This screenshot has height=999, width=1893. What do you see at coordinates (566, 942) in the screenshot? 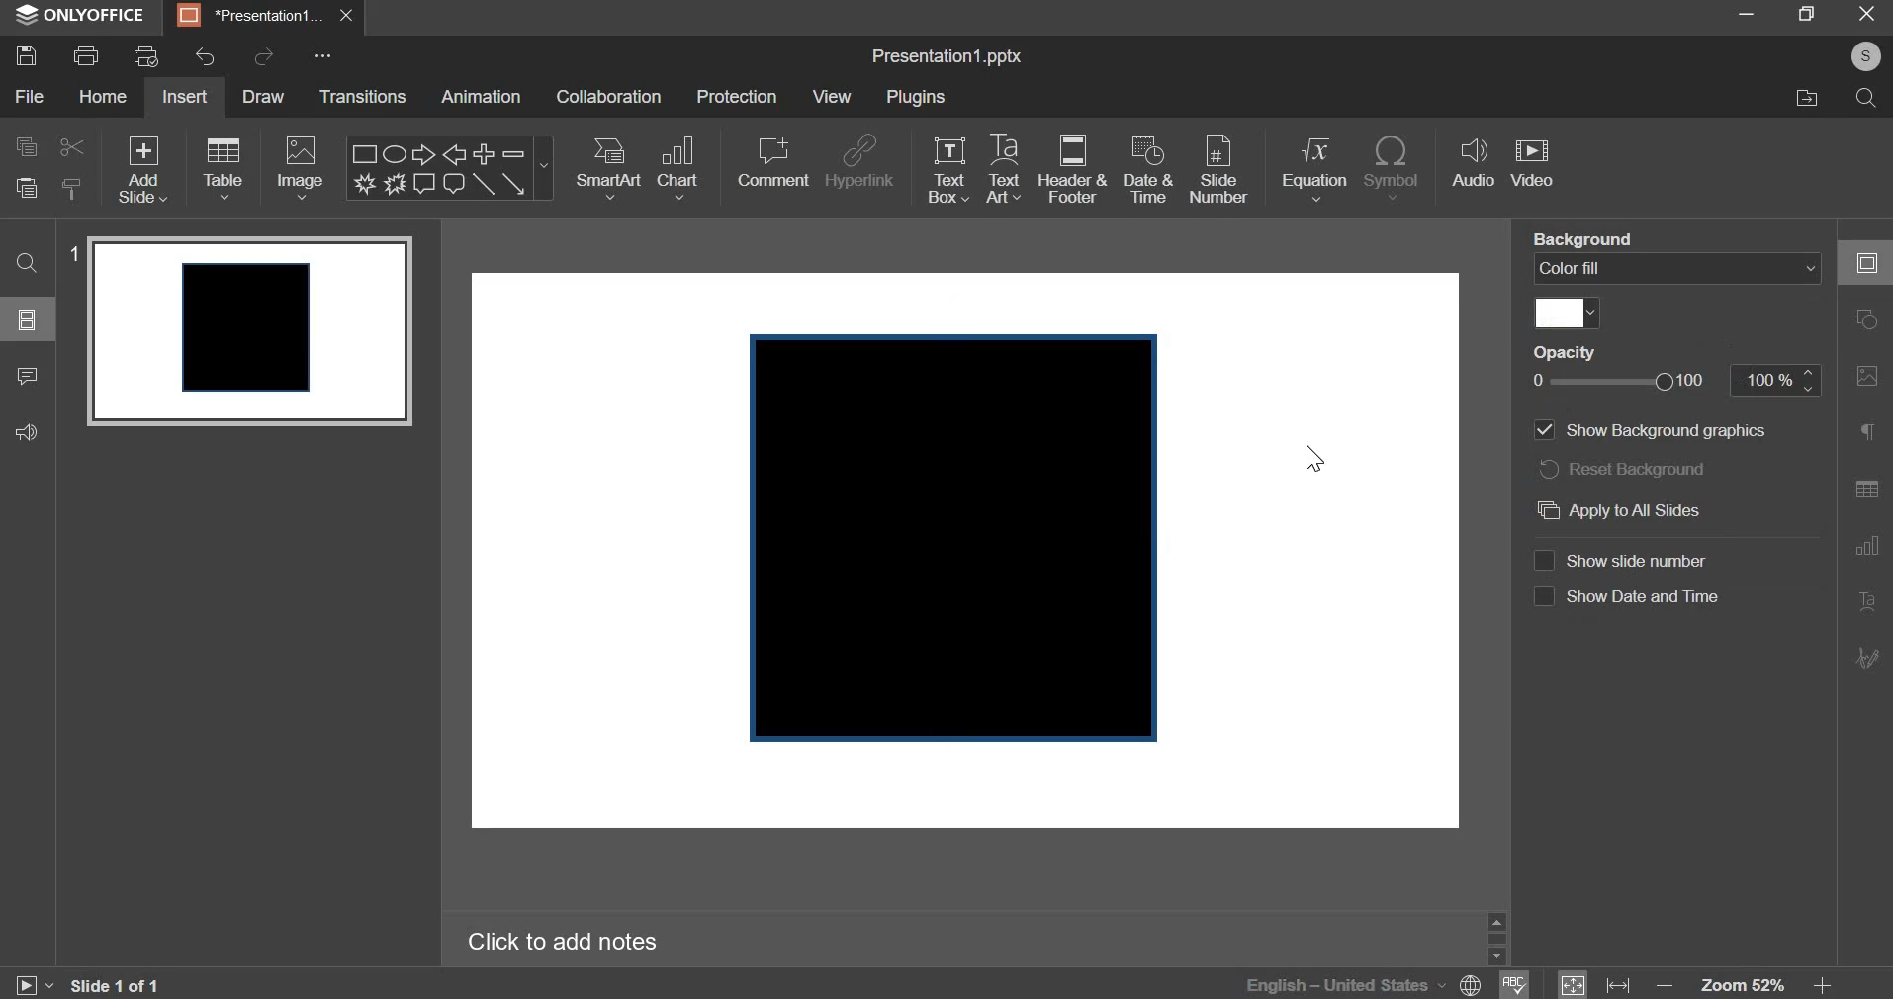
I see `Click to add notes` at bounding box center [566, 942].